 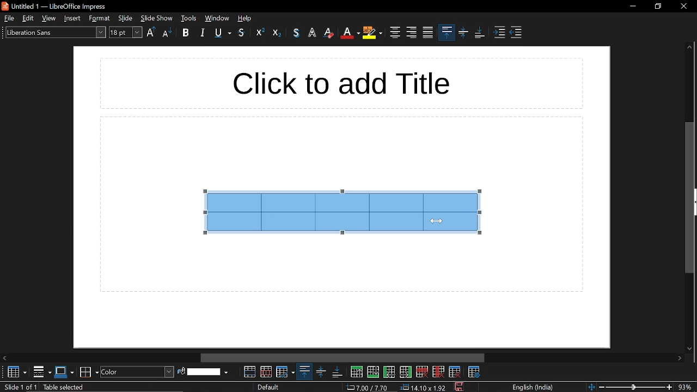 I want to click on optimize, so click(x=286, y=371).